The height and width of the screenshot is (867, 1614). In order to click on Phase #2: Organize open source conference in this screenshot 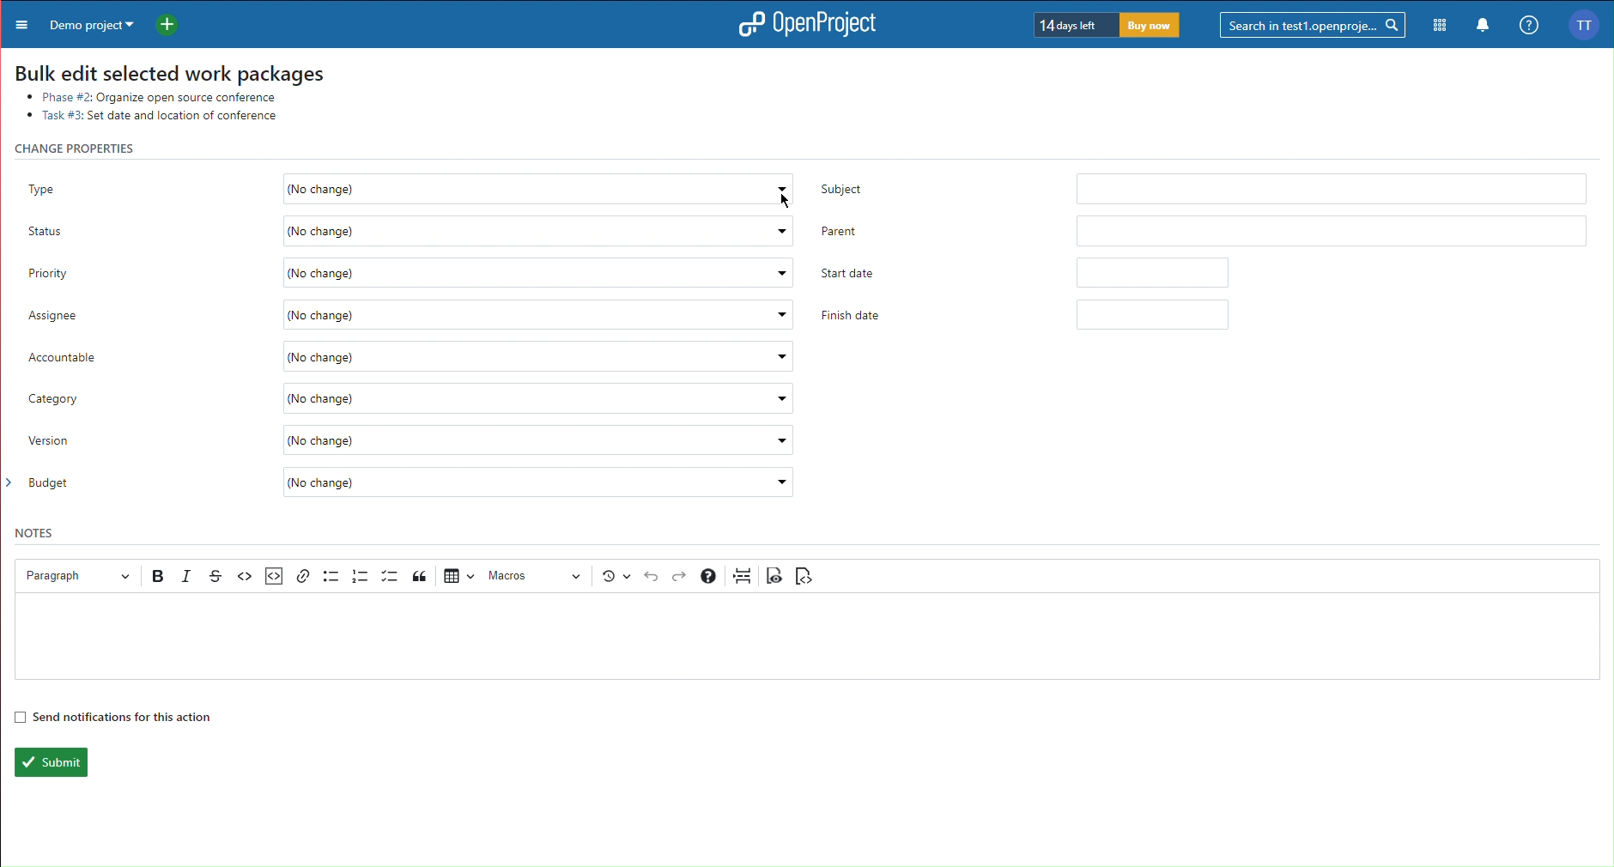, I will do `click(154, 94)`.